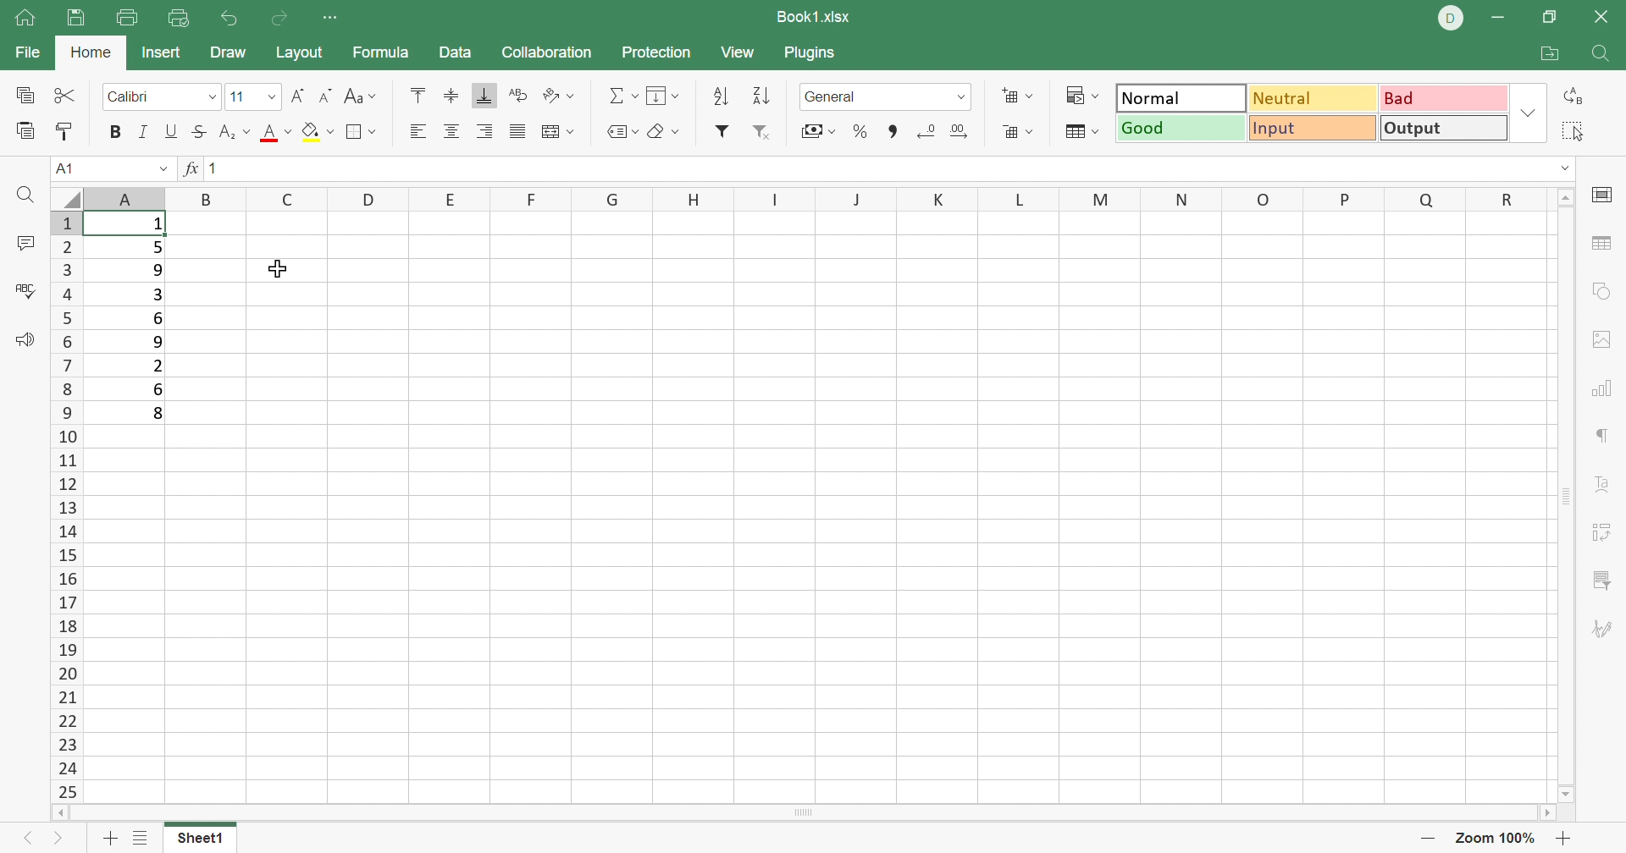  What do you see at coordinates (418, 99) in the screenshot?
I see `Align Top` at bounding box center [418, 99].